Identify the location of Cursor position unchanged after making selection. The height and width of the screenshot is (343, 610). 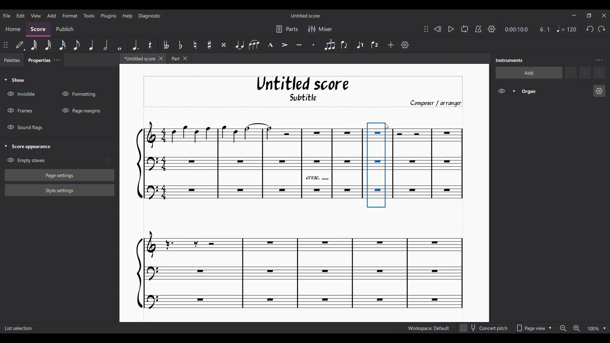
(387, 126).